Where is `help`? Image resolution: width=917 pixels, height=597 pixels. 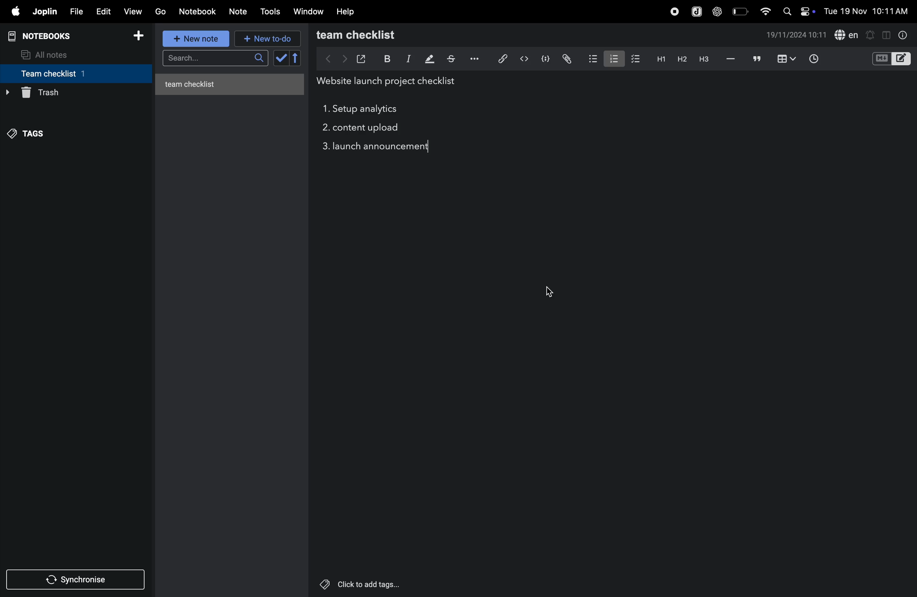
help is located at coordinates (348, 11).